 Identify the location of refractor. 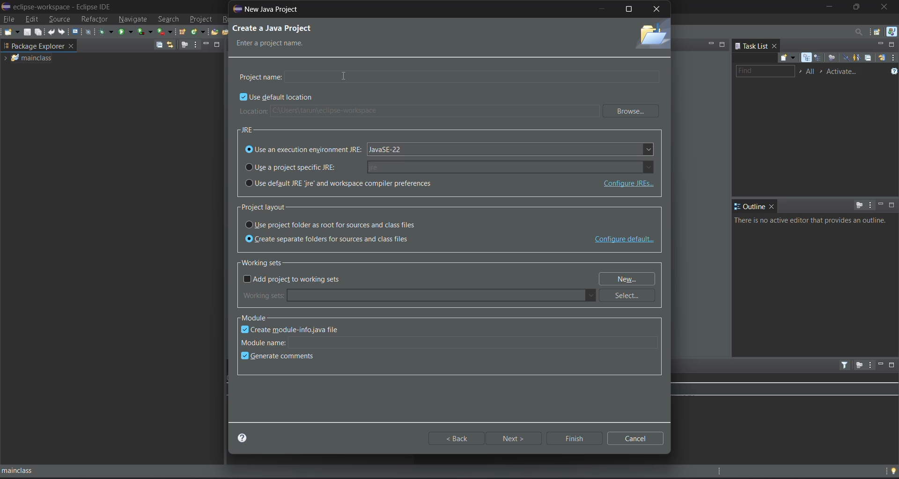
(95, 19).